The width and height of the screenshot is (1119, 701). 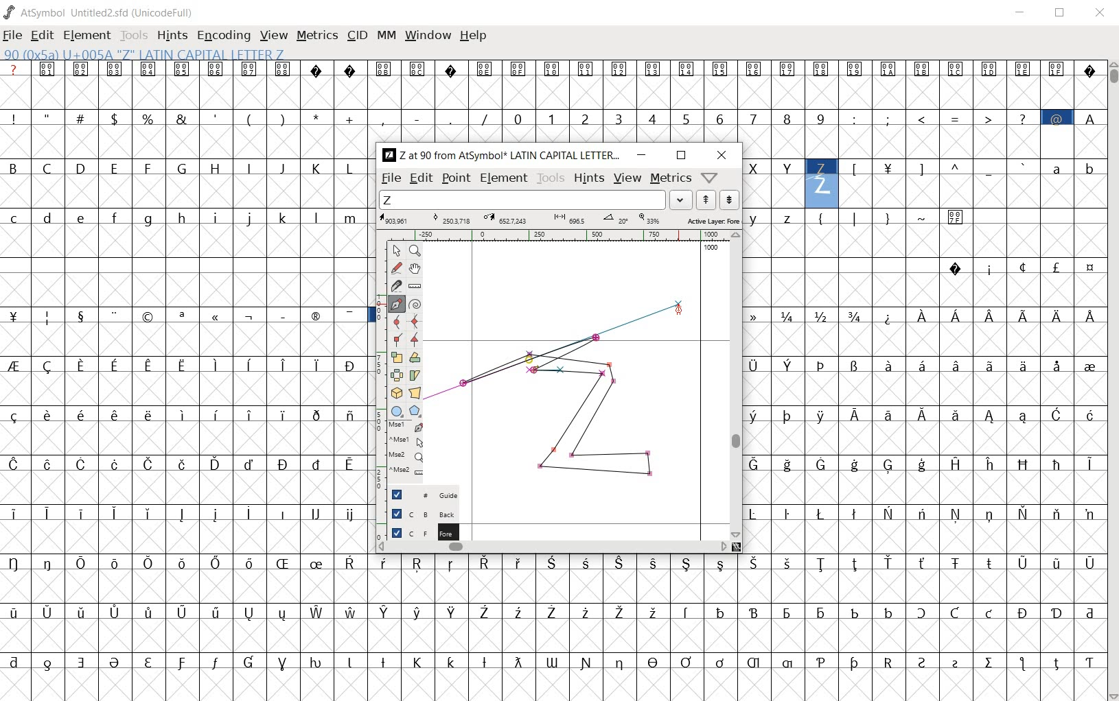 I want to click on view, so click(x=627, y=179).